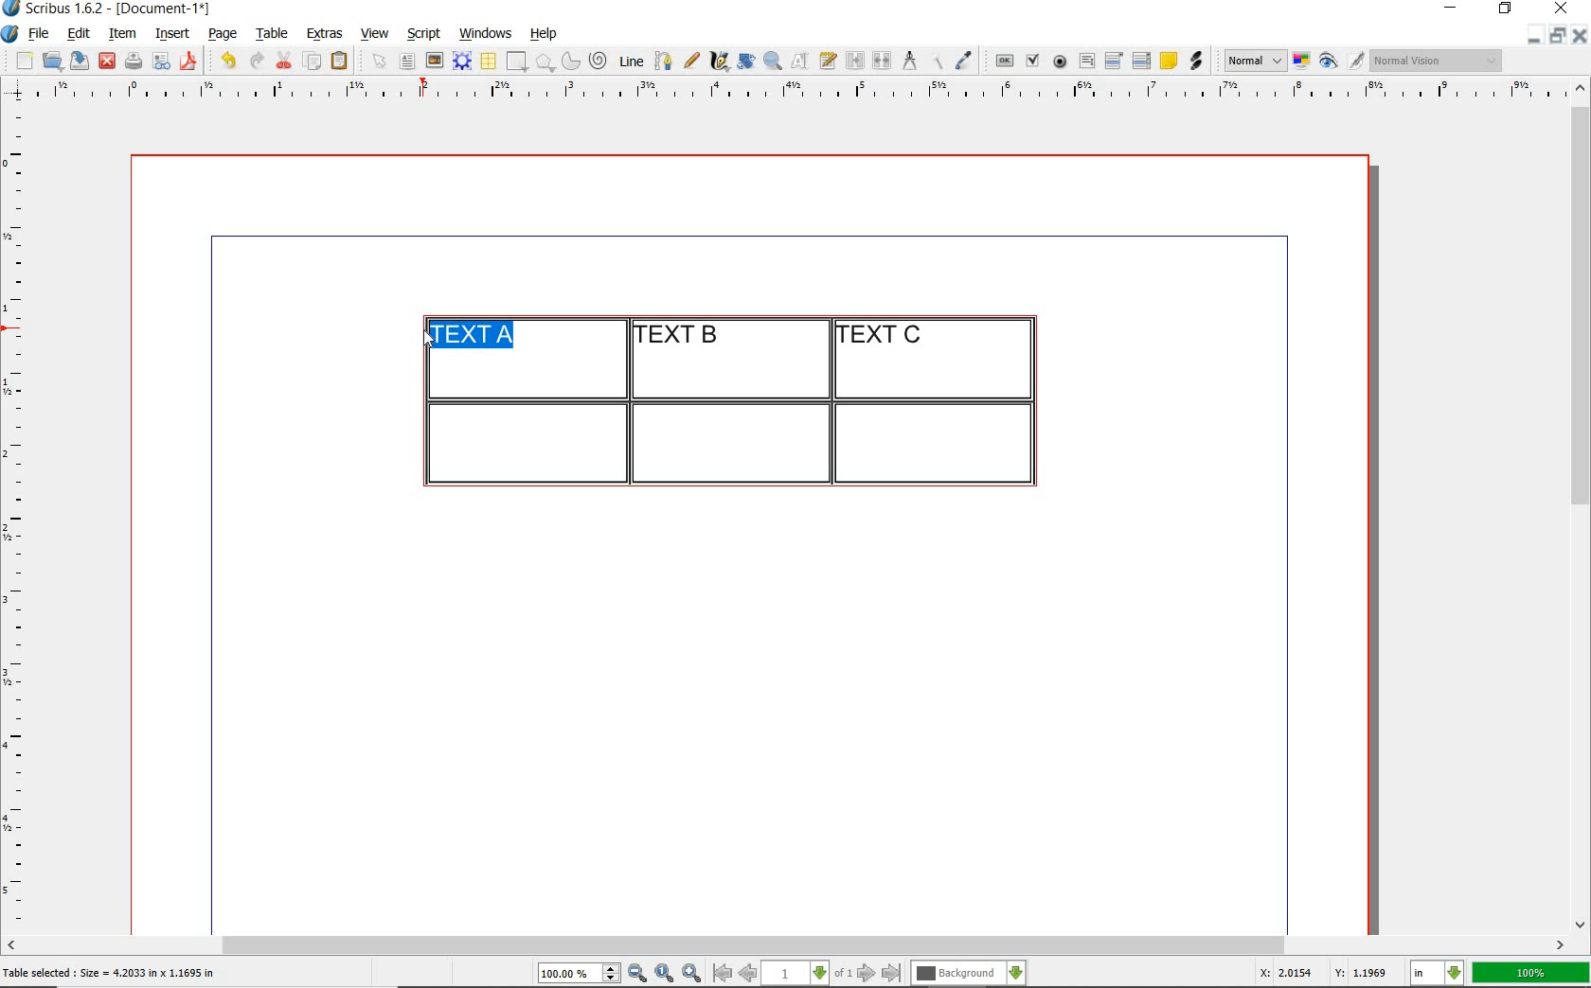 The width and height of the screenshot is (1591, 988). I want to click on scrollbar, so click(1582, 504).